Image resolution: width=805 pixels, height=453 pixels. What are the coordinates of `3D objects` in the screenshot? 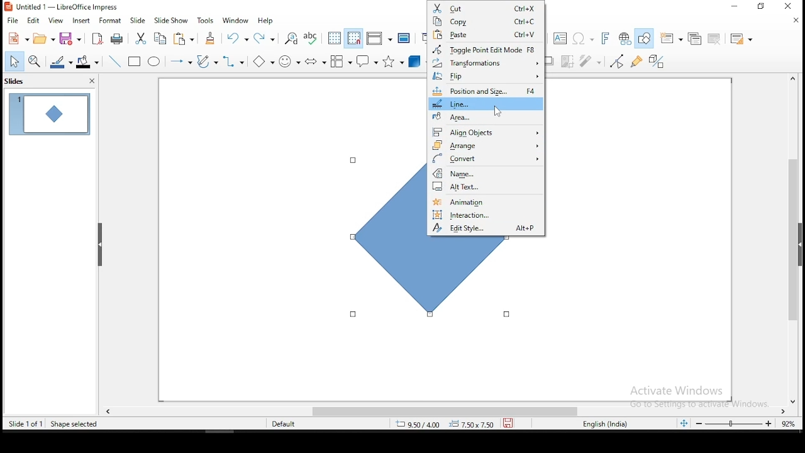 It's located at (418, 60).